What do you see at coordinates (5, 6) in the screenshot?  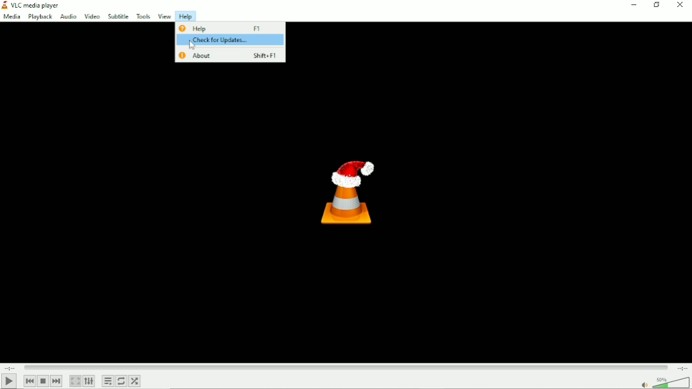 I see `` at bounding box center [5, 6].